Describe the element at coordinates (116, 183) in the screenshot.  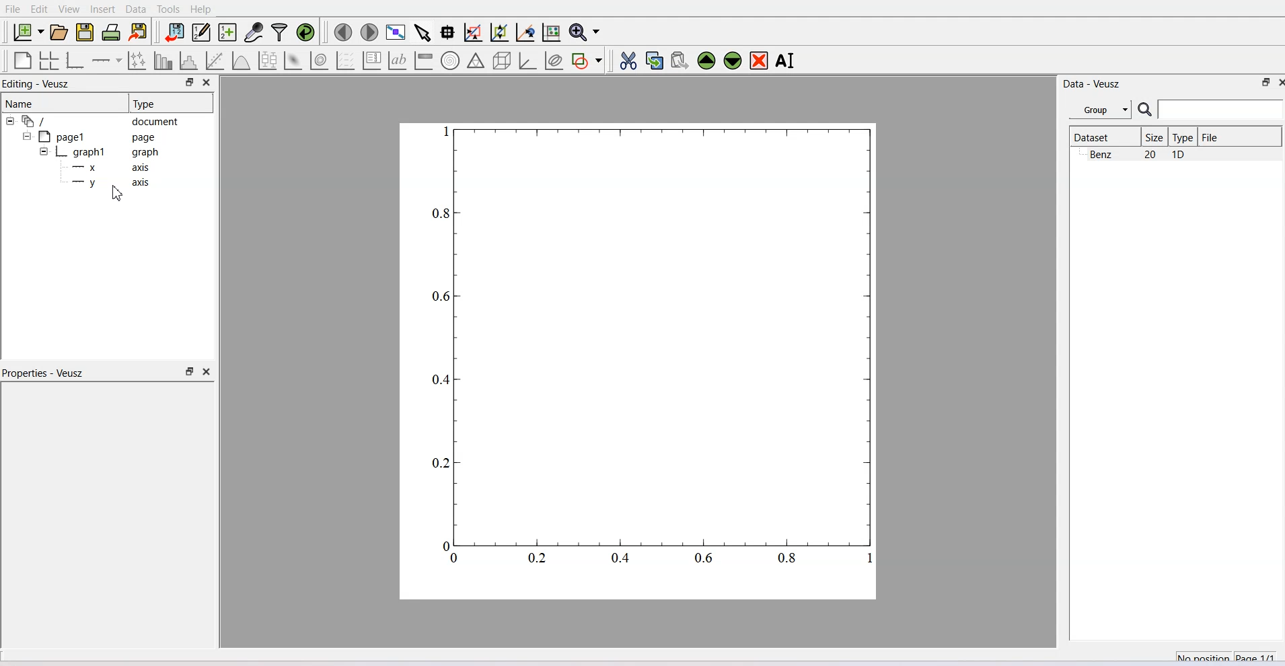
I see `Y Axis` at that location.